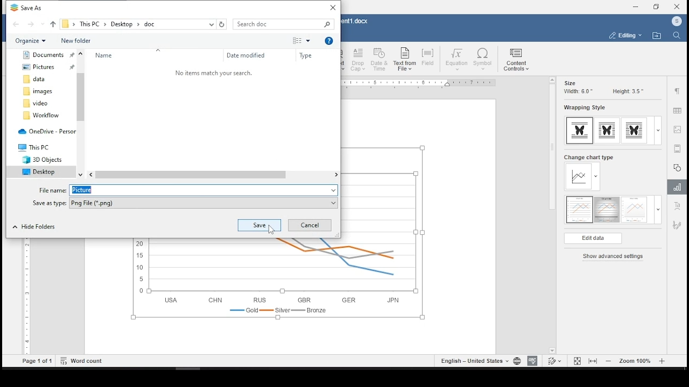 The width and height of the screenshot is (689, 387). What do you see at coordinates (516, 361) in the screenshot?
I see `set document language` at bounding box center [516, 361].